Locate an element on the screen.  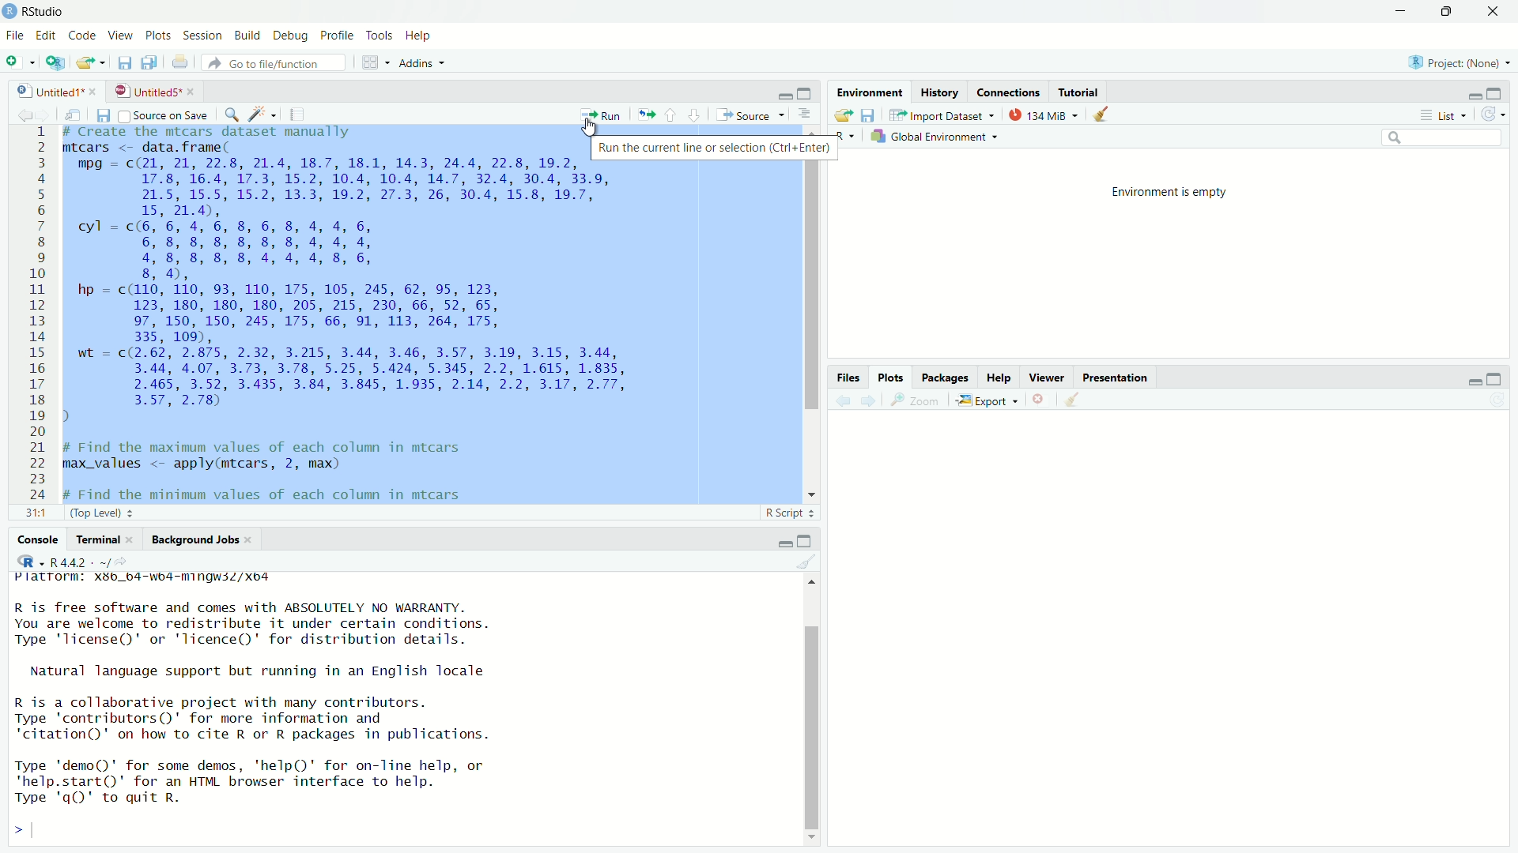
minimise is located at coordinates (1399, 12).